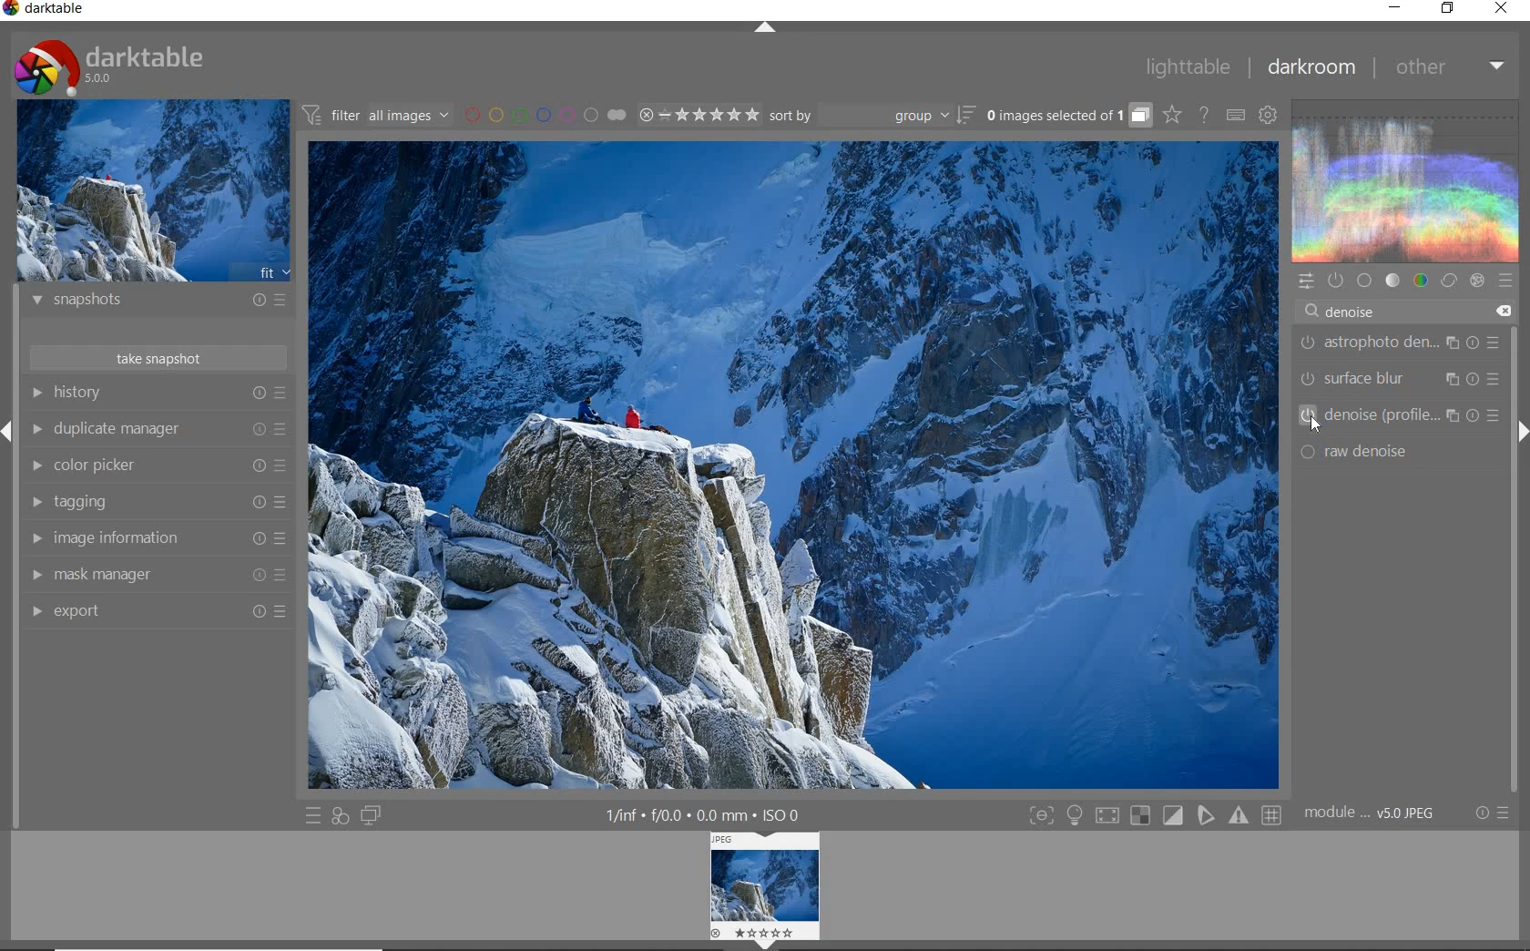 This screenshot has width=1530, height=951. I want to click on image information, so click(157, 538).